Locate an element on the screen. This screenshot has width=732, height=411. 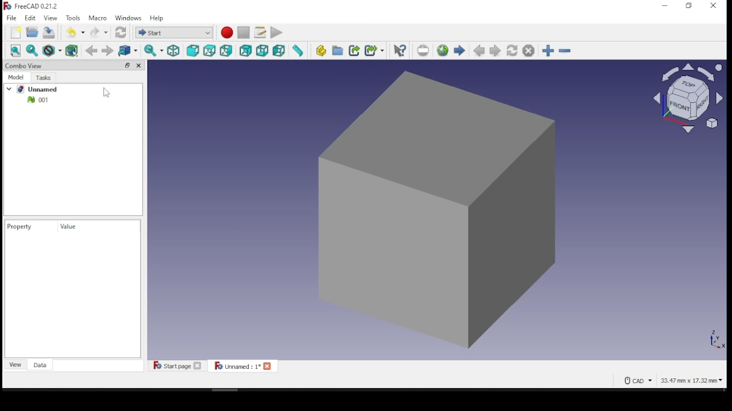
zoom out is located at coordinates (564, 50).